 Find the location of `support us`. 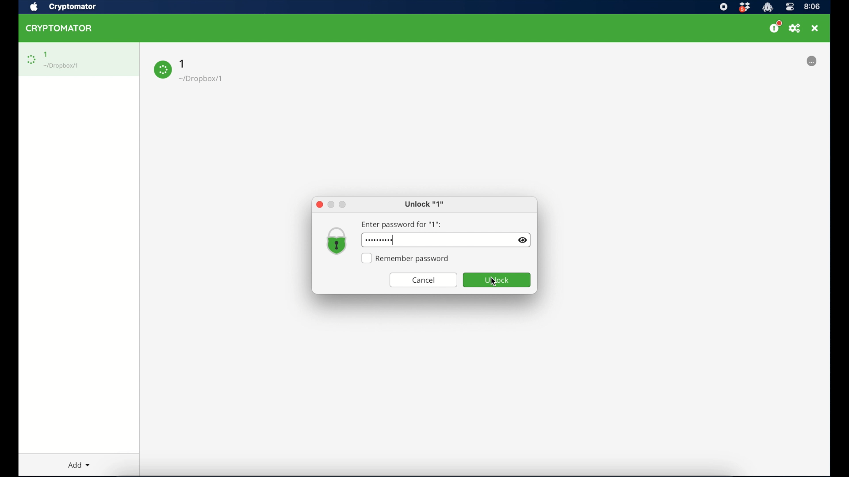

support us is located at coordinates (775, 27).